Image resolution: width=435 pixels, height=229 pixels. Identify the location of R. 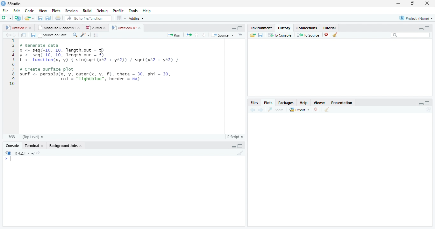
(8, 153).